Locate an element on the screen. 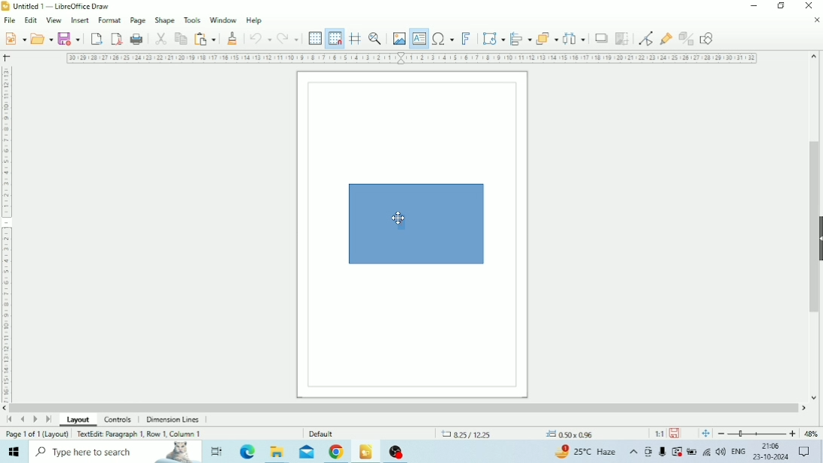  Page 1 of 1 (Layout) is located at coordinates (36, 434).